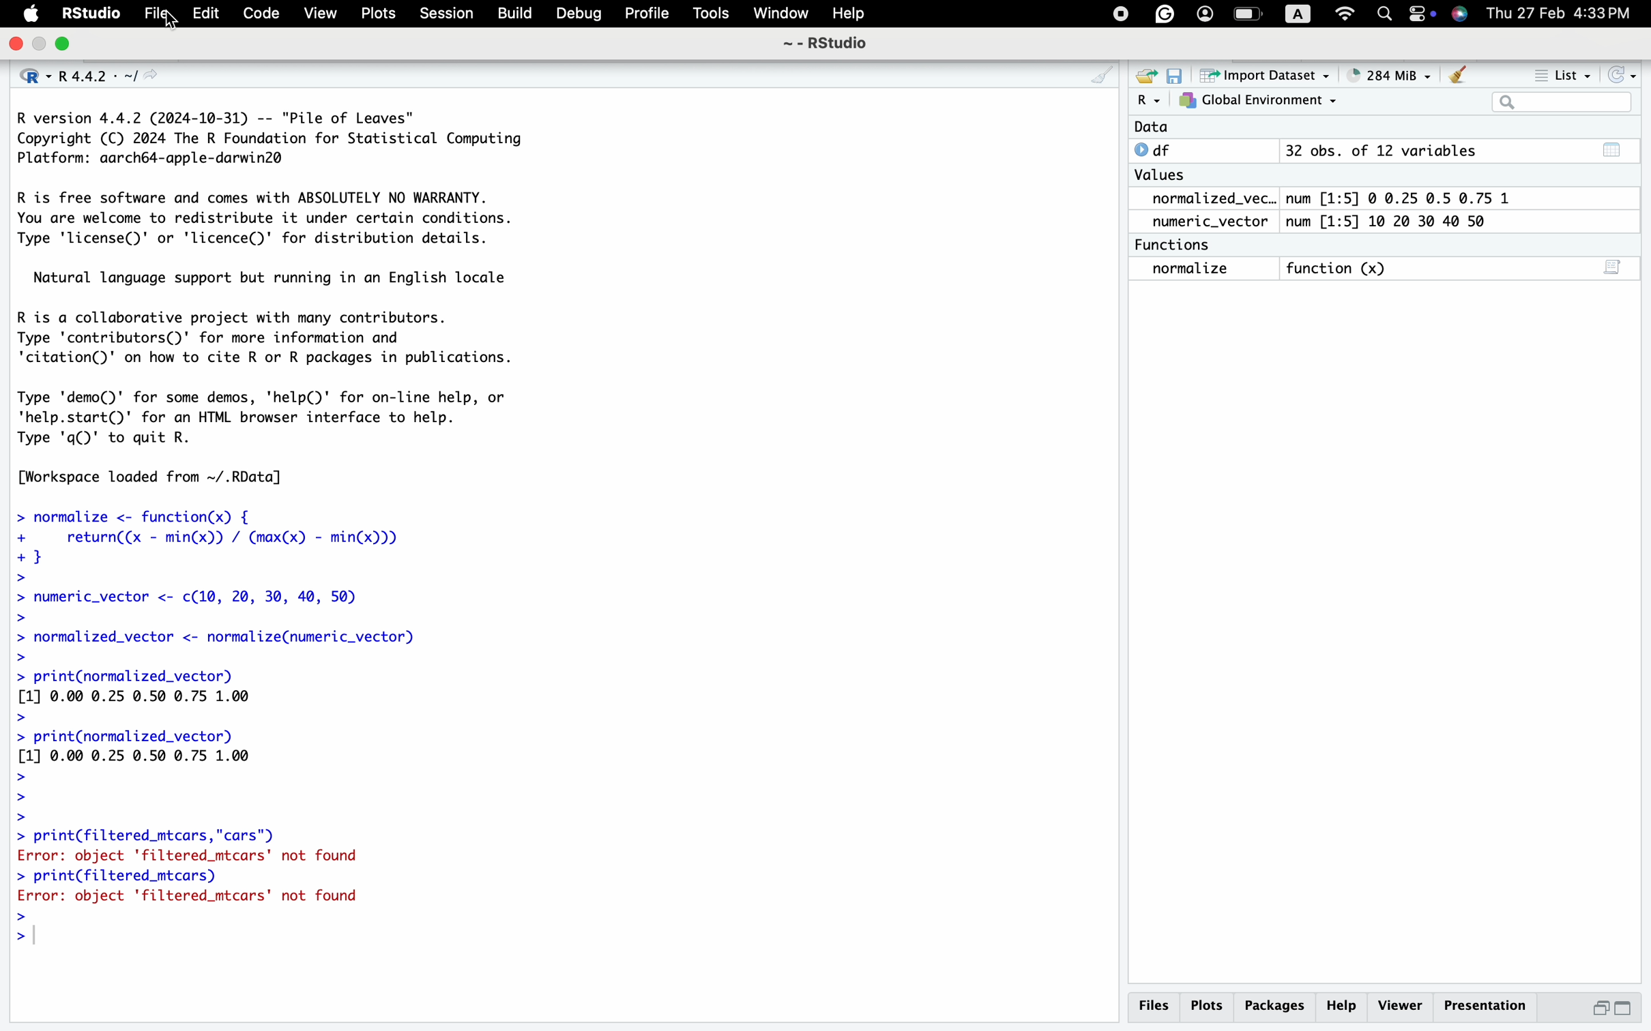  I want to click on CURSOR, so click(173, 20).